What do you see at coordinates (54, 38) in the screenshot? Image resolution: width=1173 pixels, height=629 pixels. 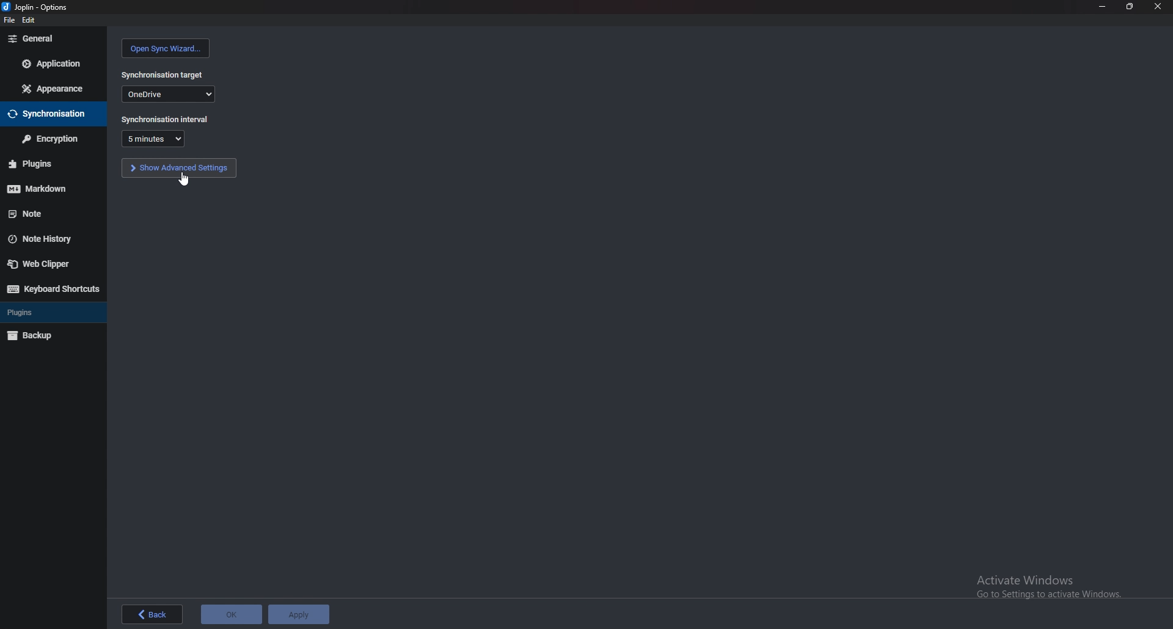 I see `general` at bounding box center [54, 38].